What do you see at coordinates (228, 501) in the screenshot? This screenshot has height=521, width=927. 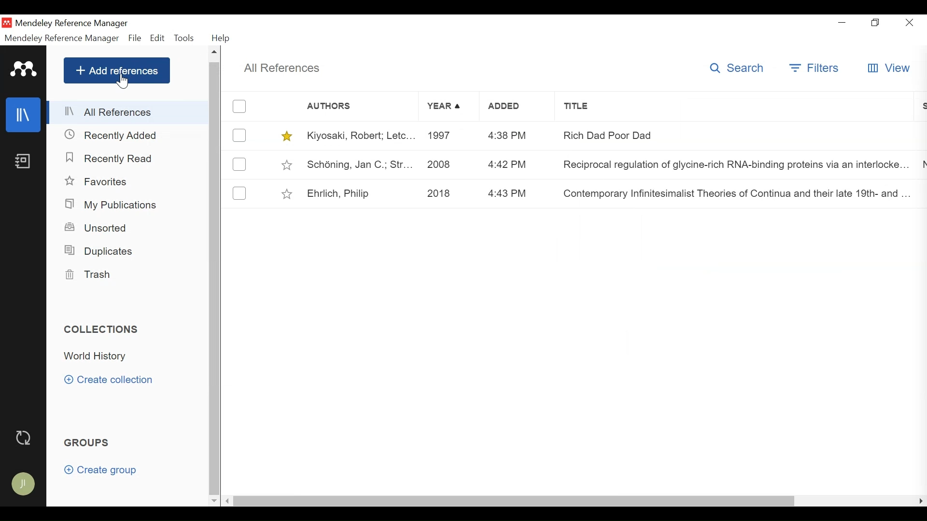 I see `Scroll left` at bounding box center [228, 501].